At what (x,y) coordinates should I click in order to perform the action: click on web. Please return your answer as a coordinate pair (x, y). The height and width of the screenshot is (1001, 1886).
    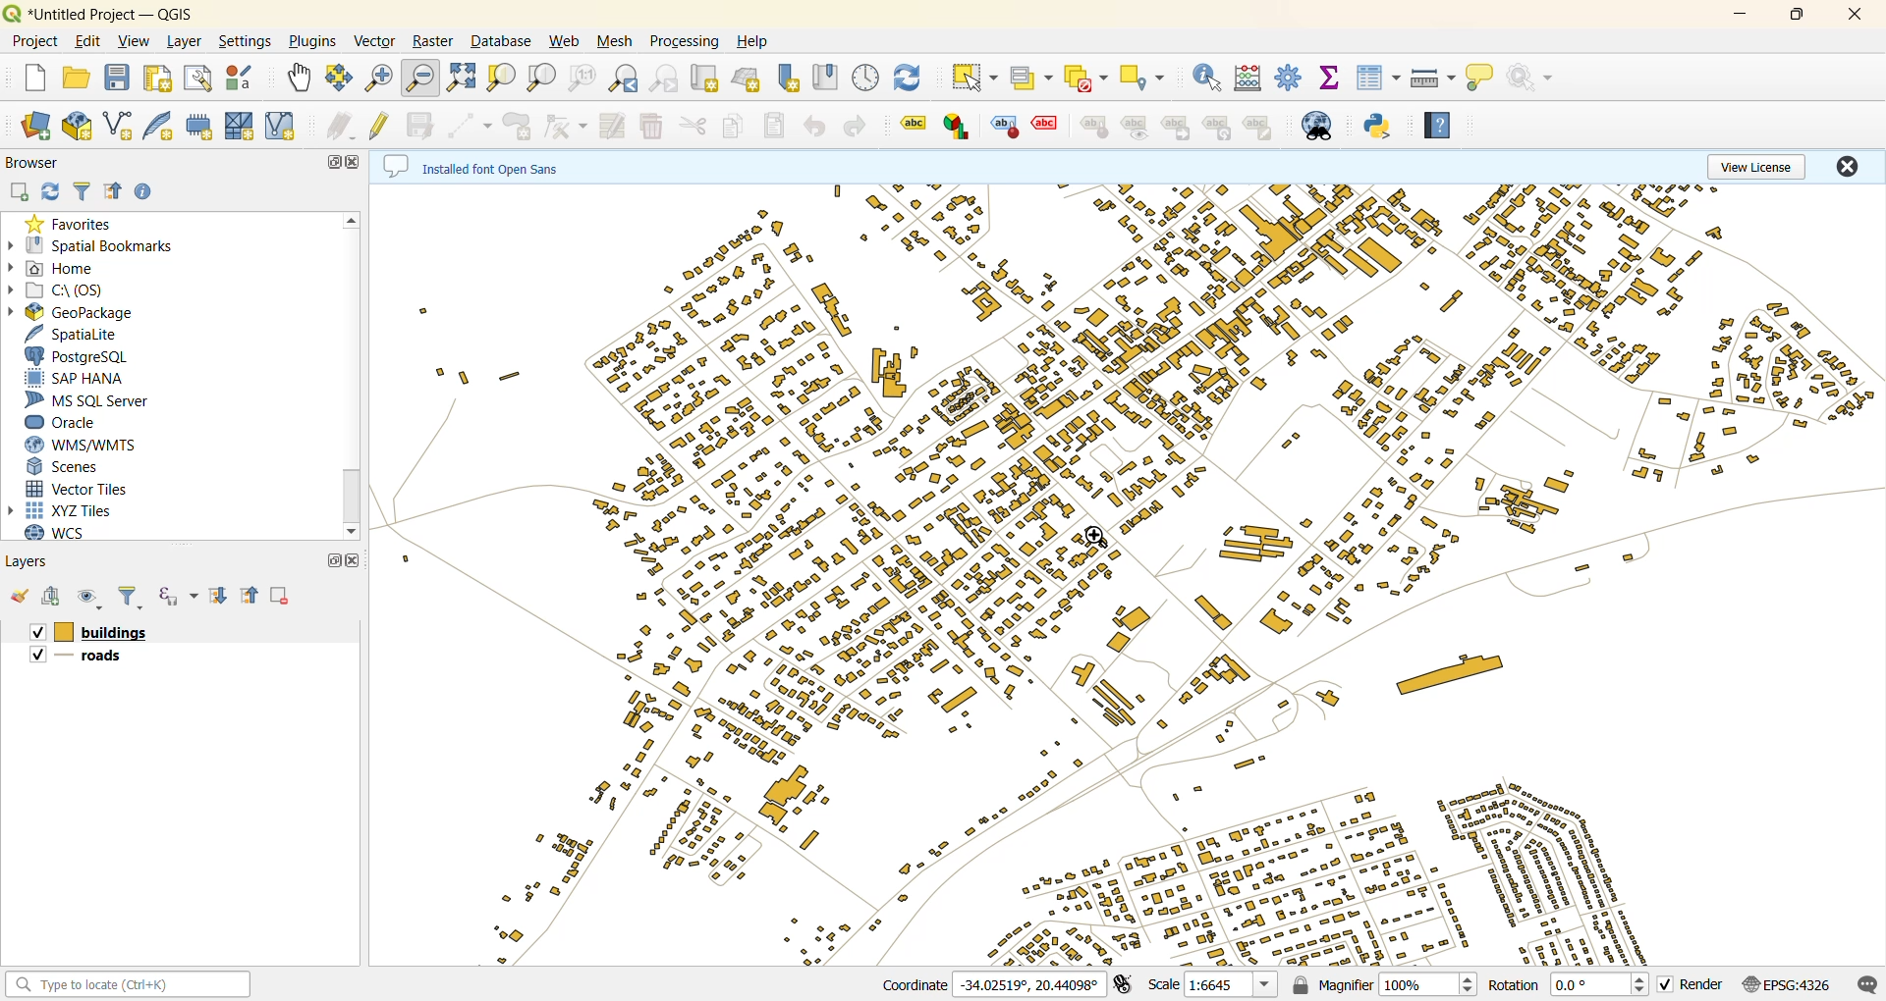
    Looking at the image, I should click on (569, 44).